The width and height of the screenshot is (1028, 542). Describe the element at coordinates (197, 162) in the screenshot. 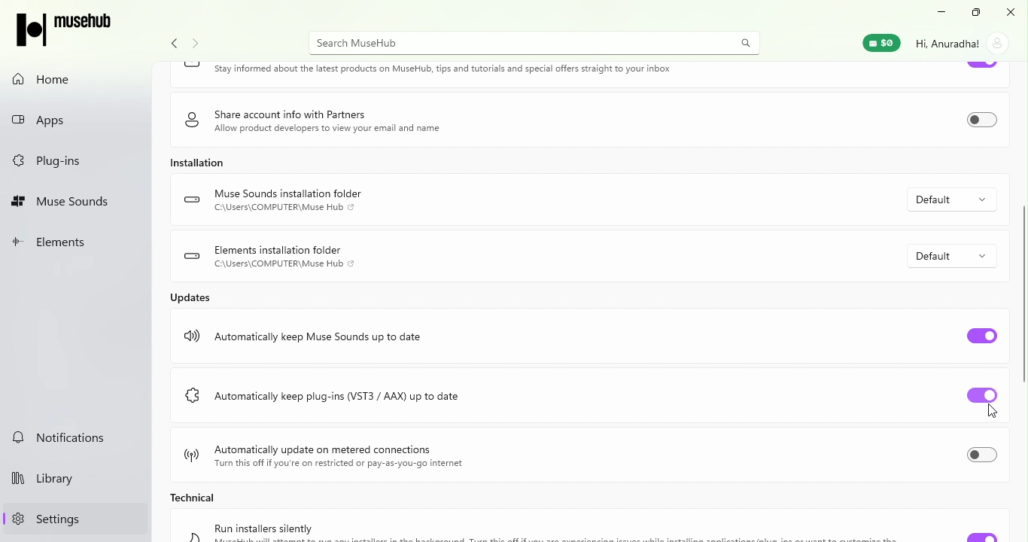

I see `Installation` at that location.